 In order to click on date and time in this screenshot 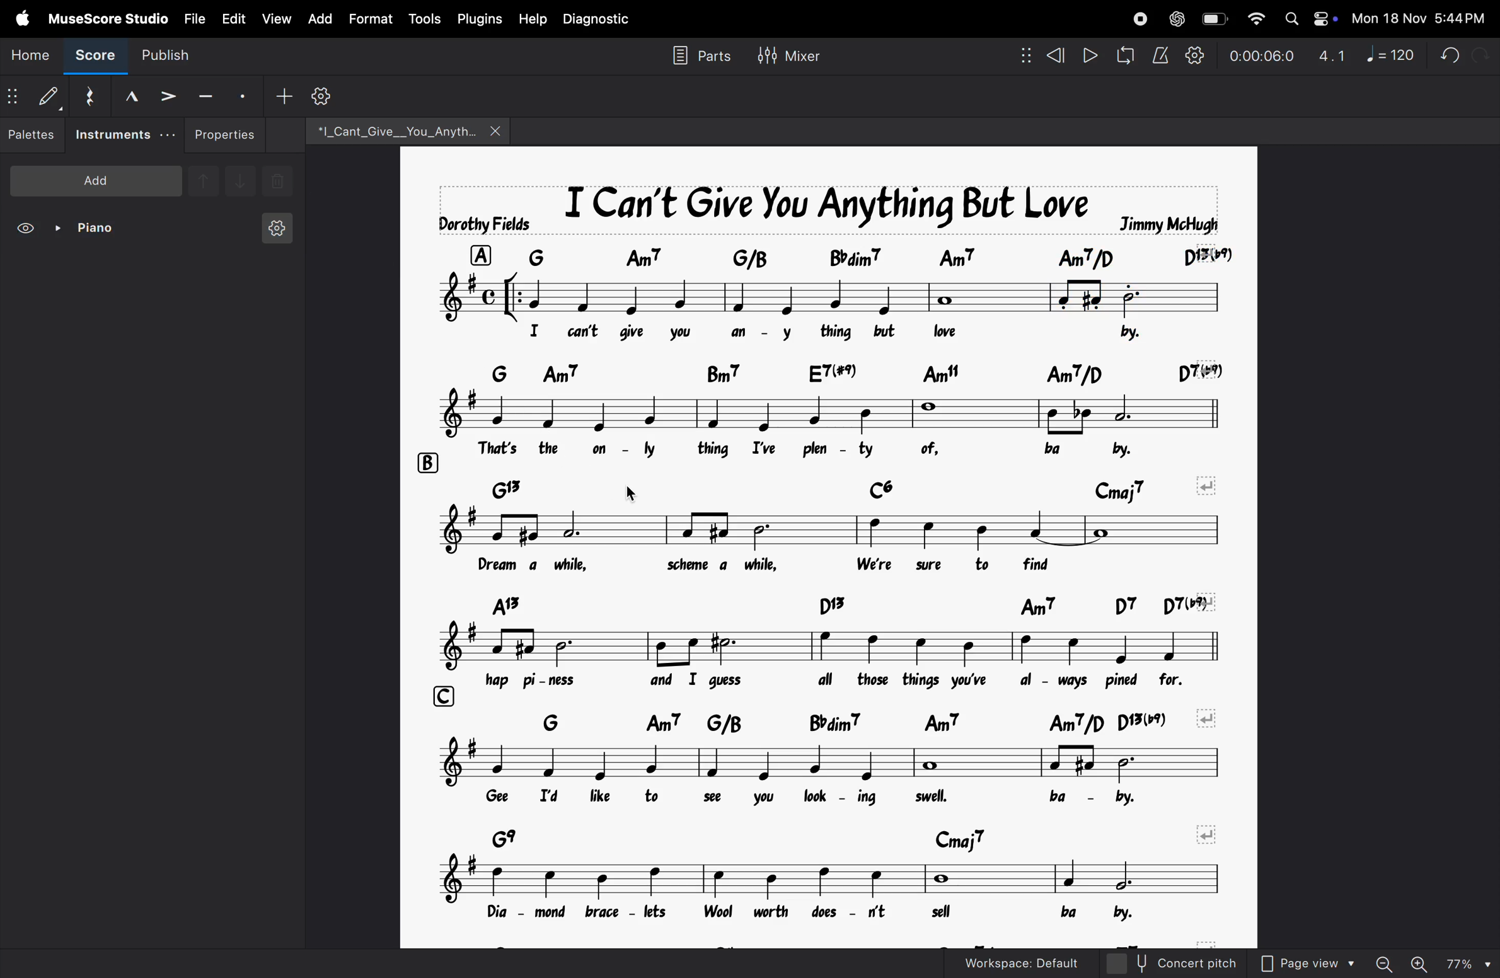, I will do `click(1417, 18)`.